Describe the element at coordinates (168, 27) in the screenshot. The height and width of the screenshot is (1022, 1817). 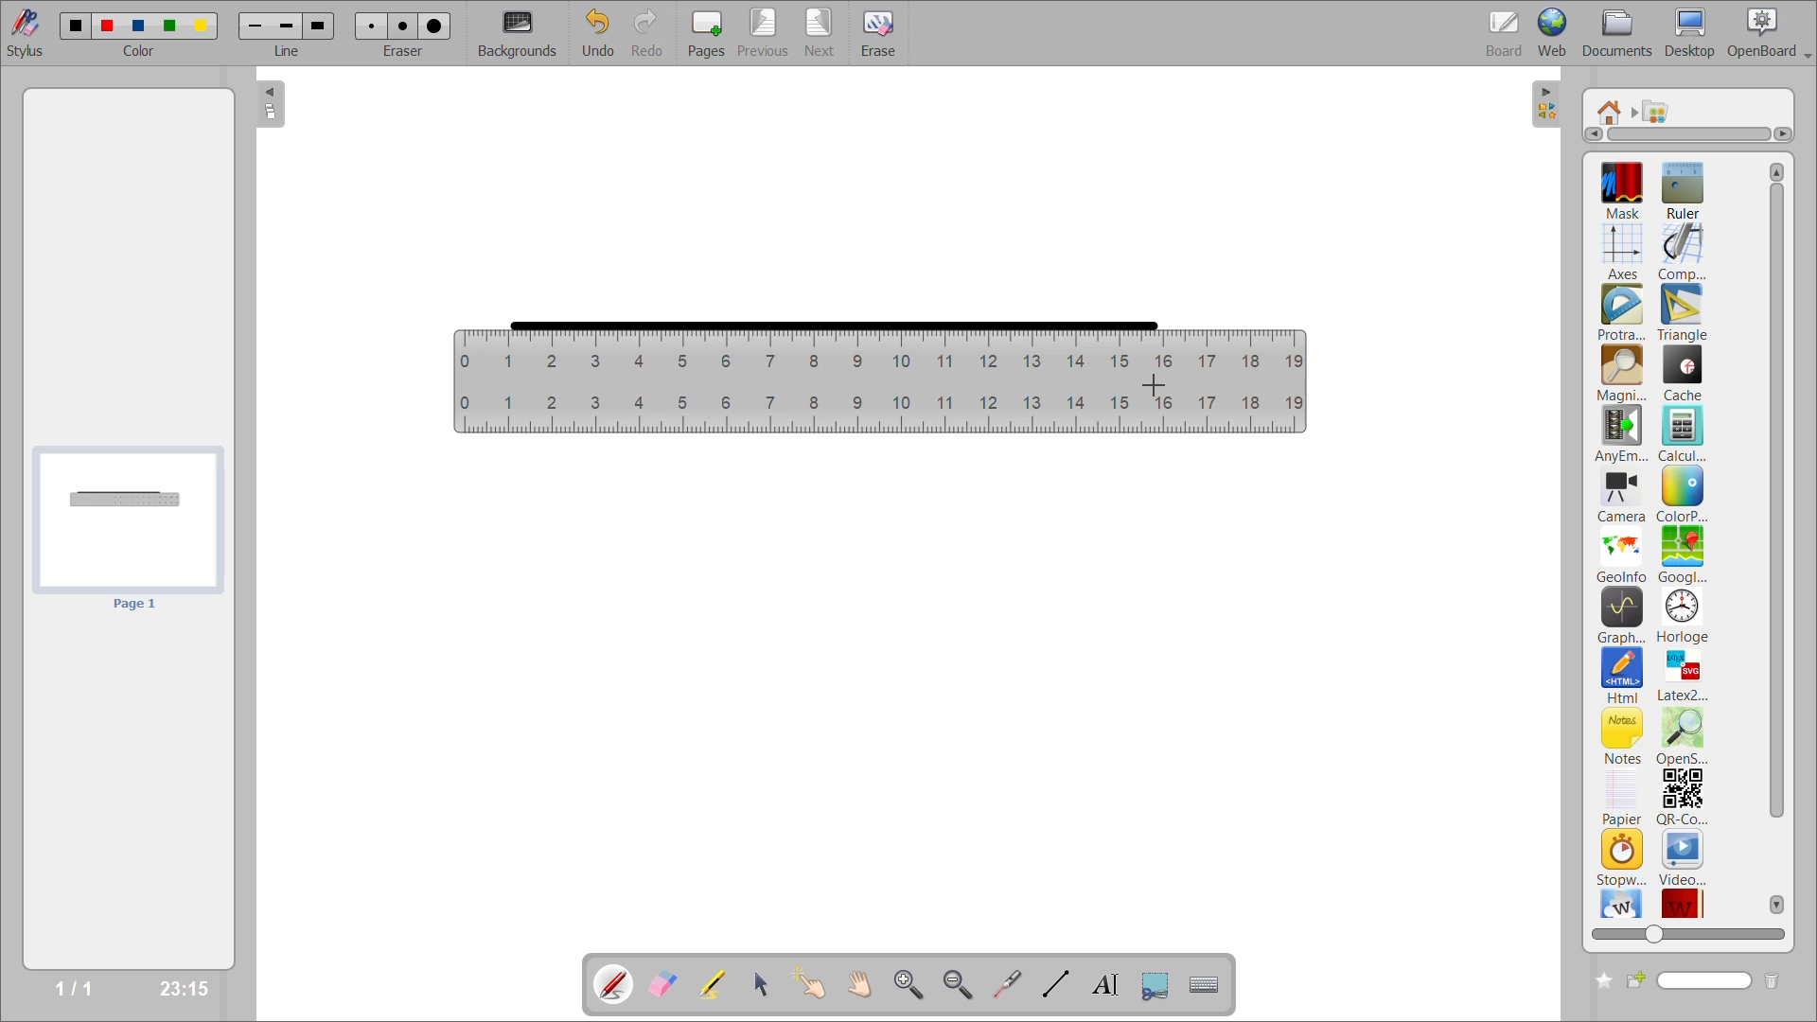
I see `color 4` at that location.